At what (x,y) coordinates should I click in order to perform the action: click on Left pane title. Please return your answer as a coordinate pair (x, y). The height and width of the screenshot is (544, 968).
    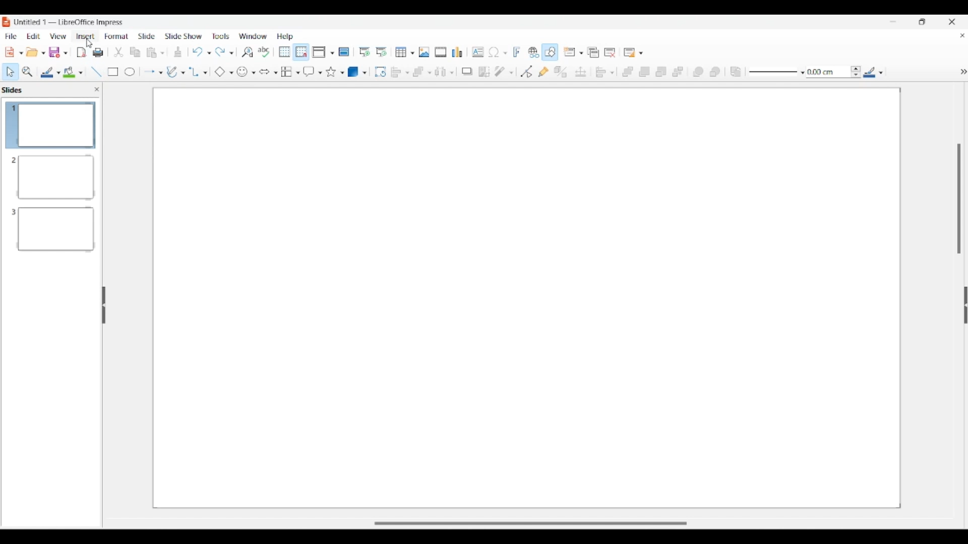
    Looking at the image, I should click on (15, 90).